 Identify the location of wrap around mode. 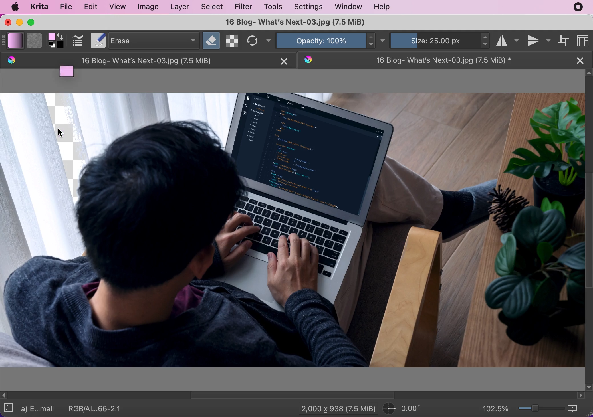
(564, 41).